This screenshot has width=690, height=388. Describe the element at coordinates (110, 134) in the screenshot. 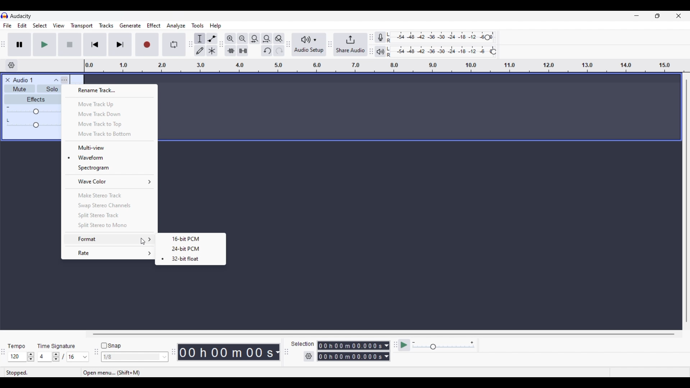

I see `Move track to bottom` at that location.